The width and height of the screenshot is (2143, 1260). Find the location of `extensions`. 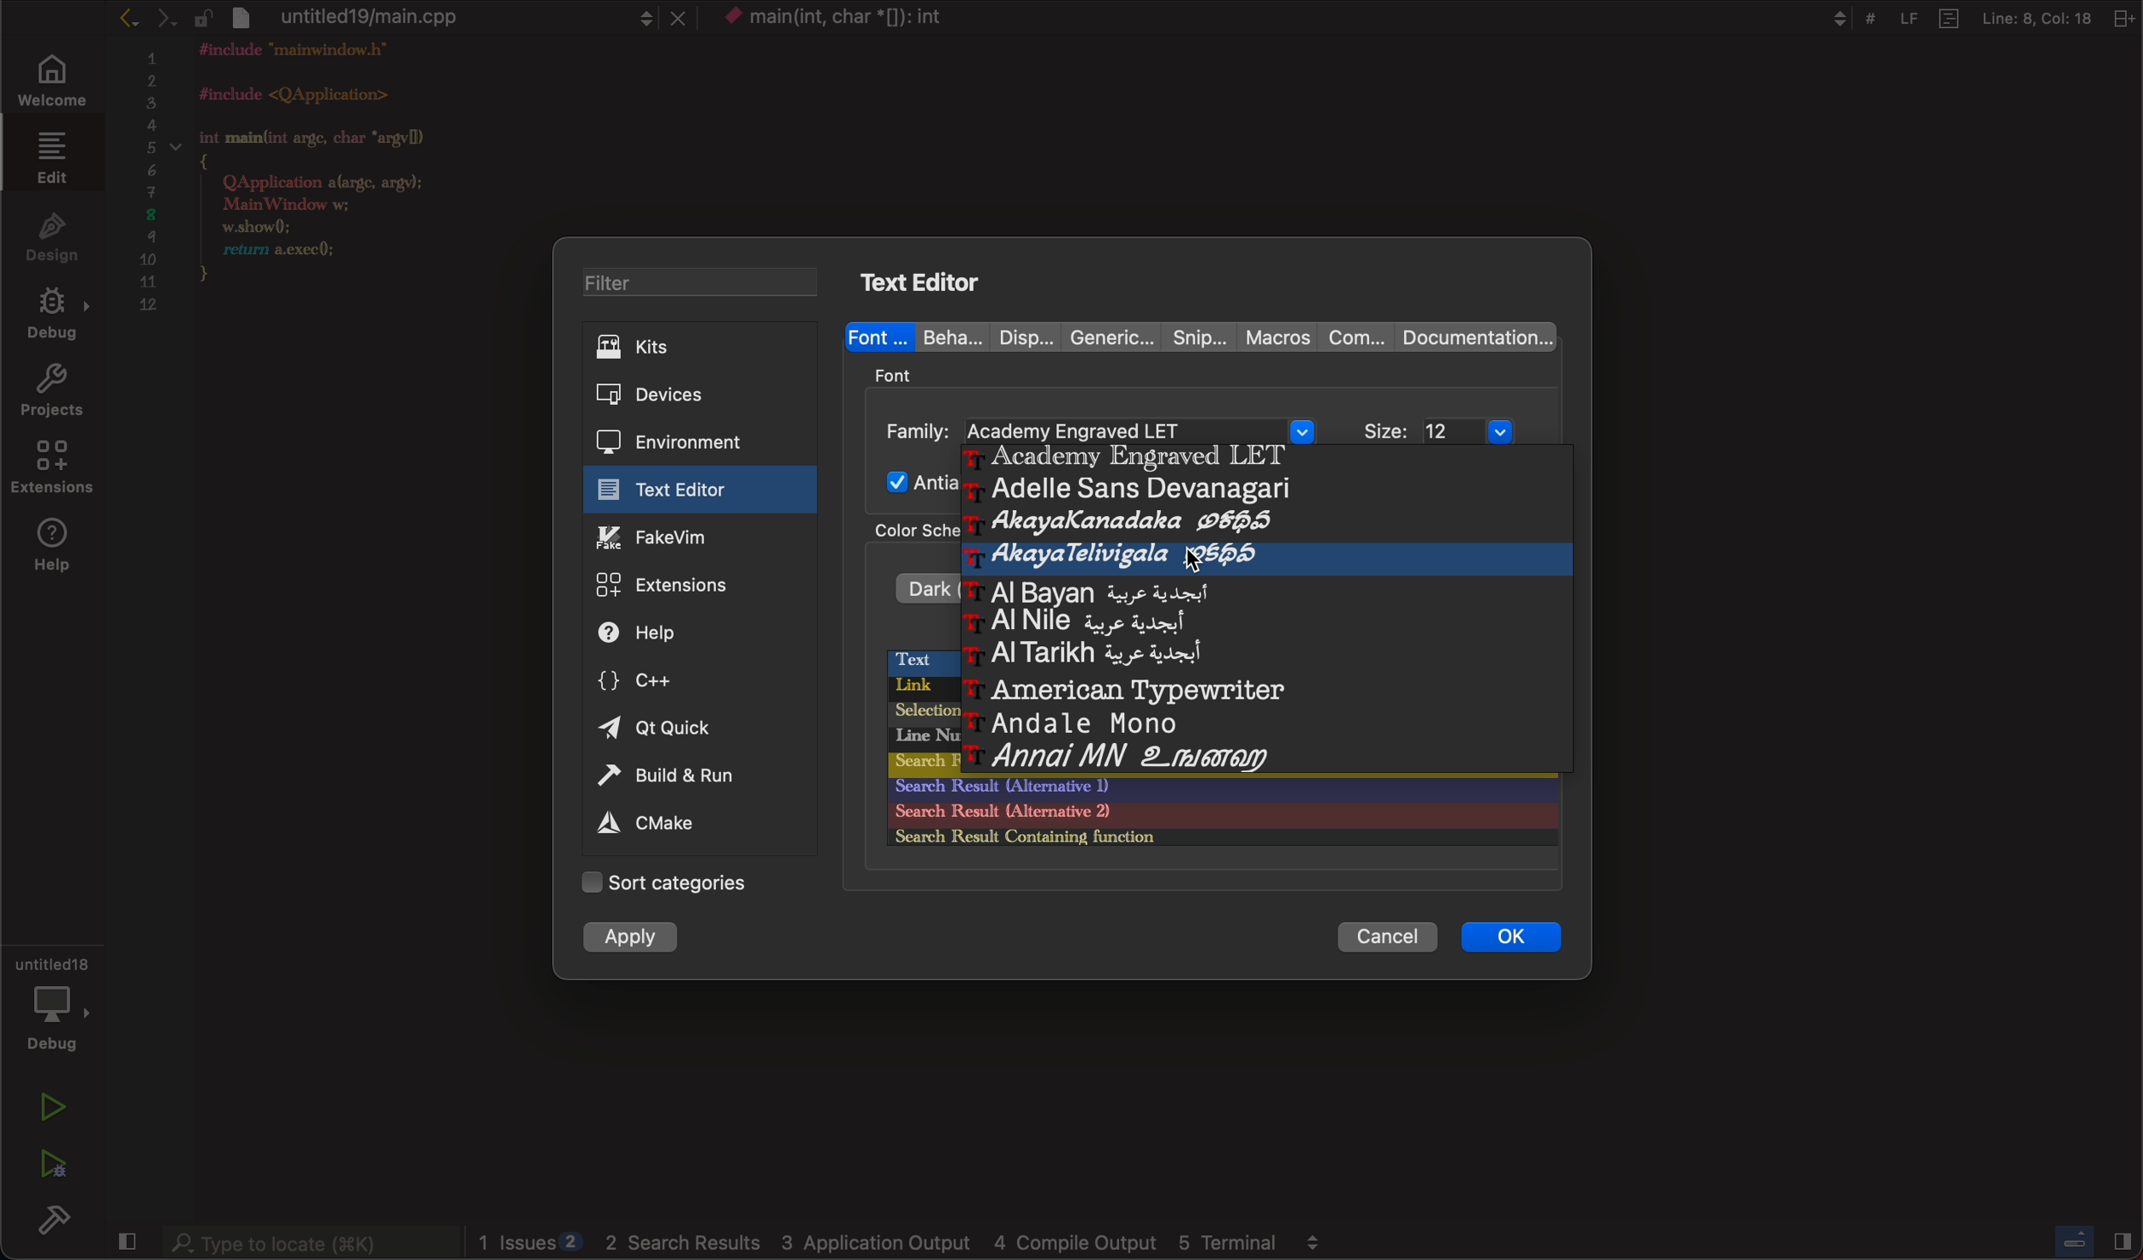

extensions is located at coordinates (50, 471).